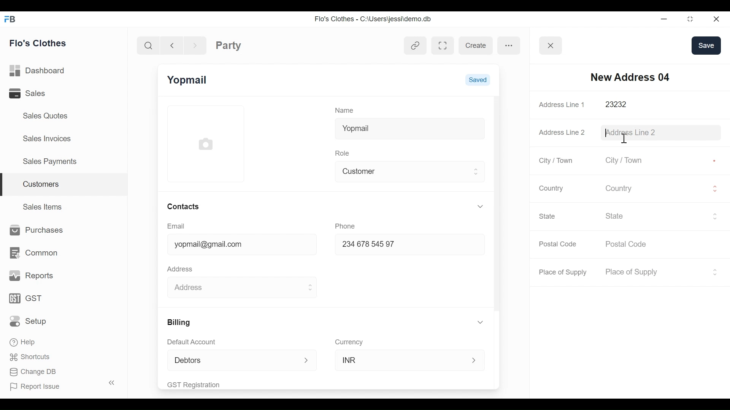  I want to click on City / Town, so click(557, 161).